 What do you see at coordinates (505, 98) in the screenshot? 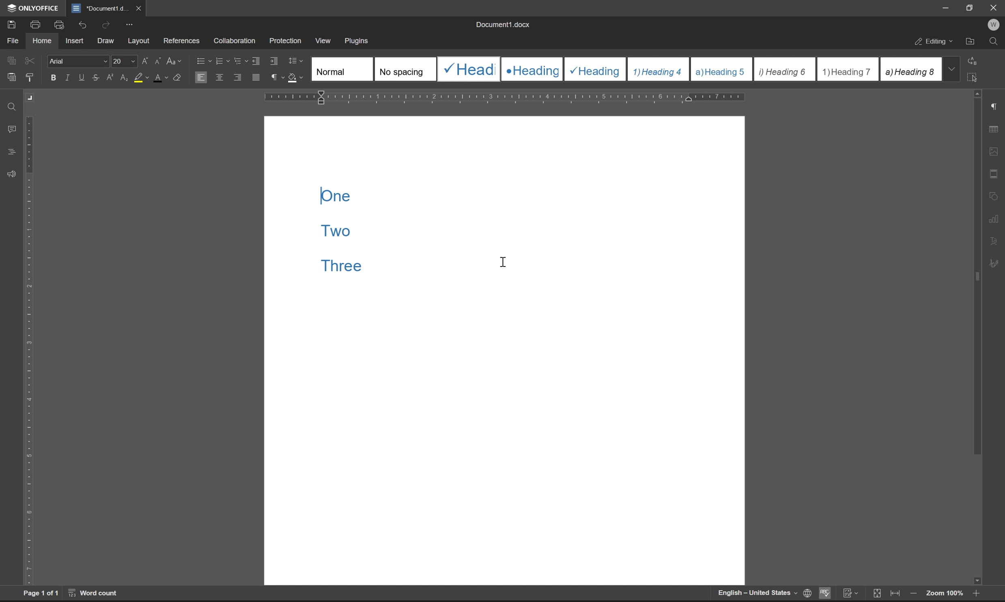
I see `ruler` at bounding box center [505, 98].